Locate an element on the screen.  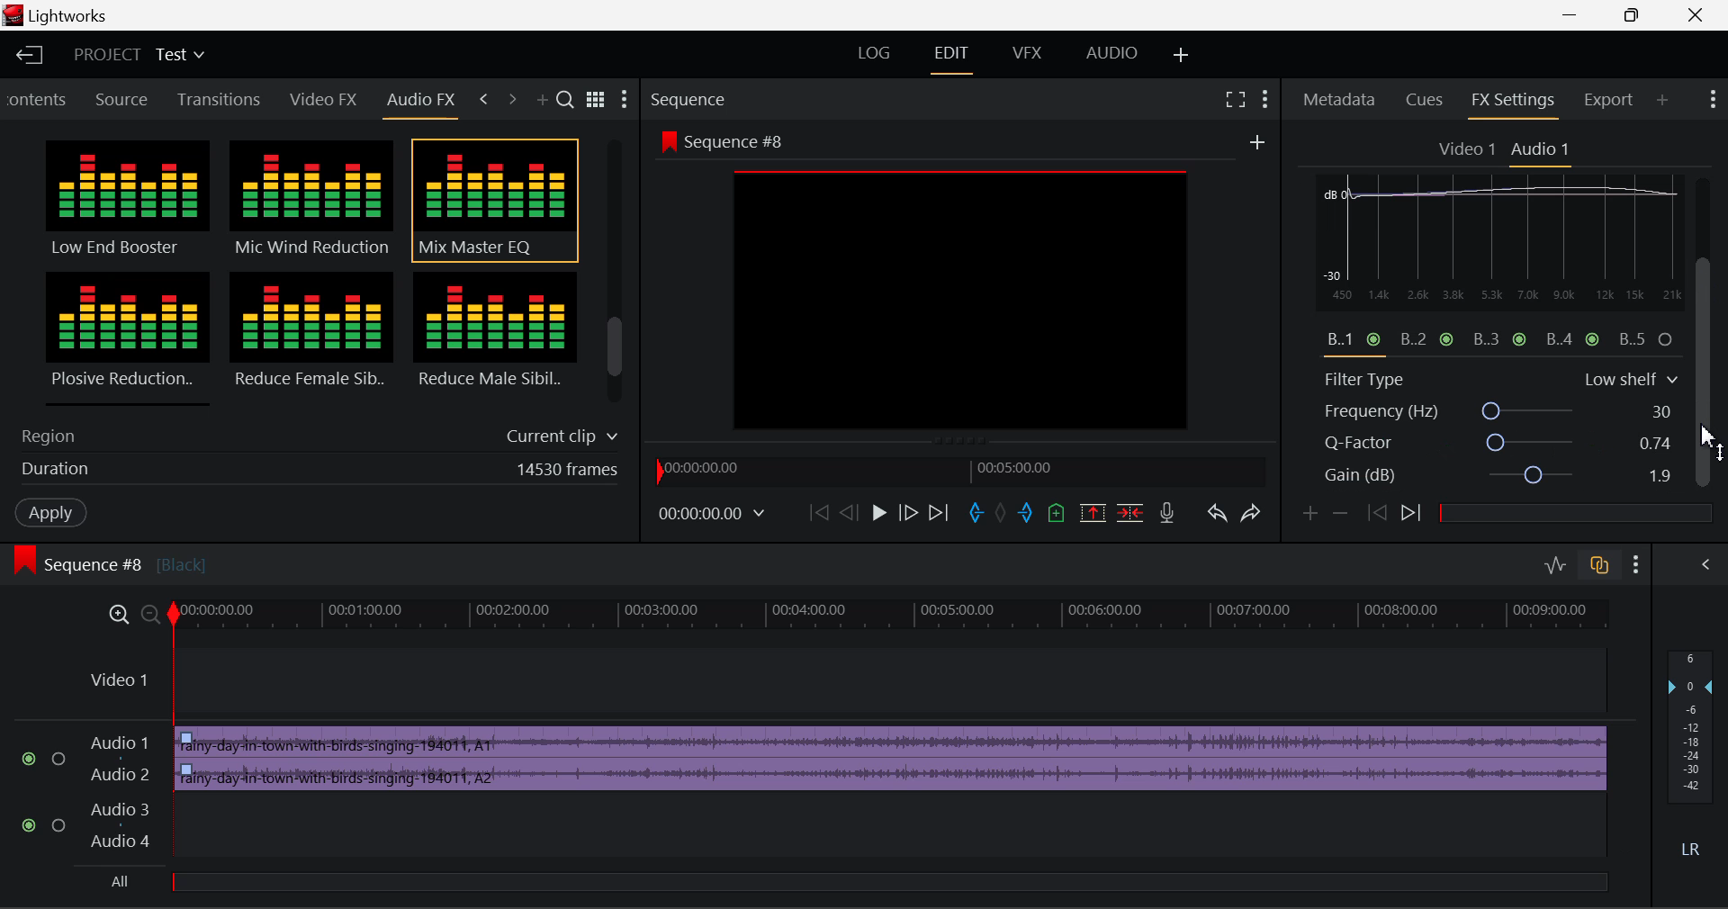
Go Back is located at coordinates (849, 513).